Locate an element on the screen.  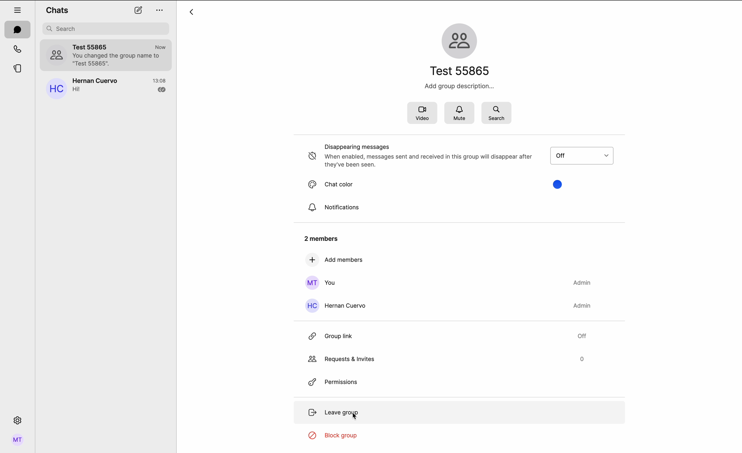
2 members is located at coordinates (320, 238).